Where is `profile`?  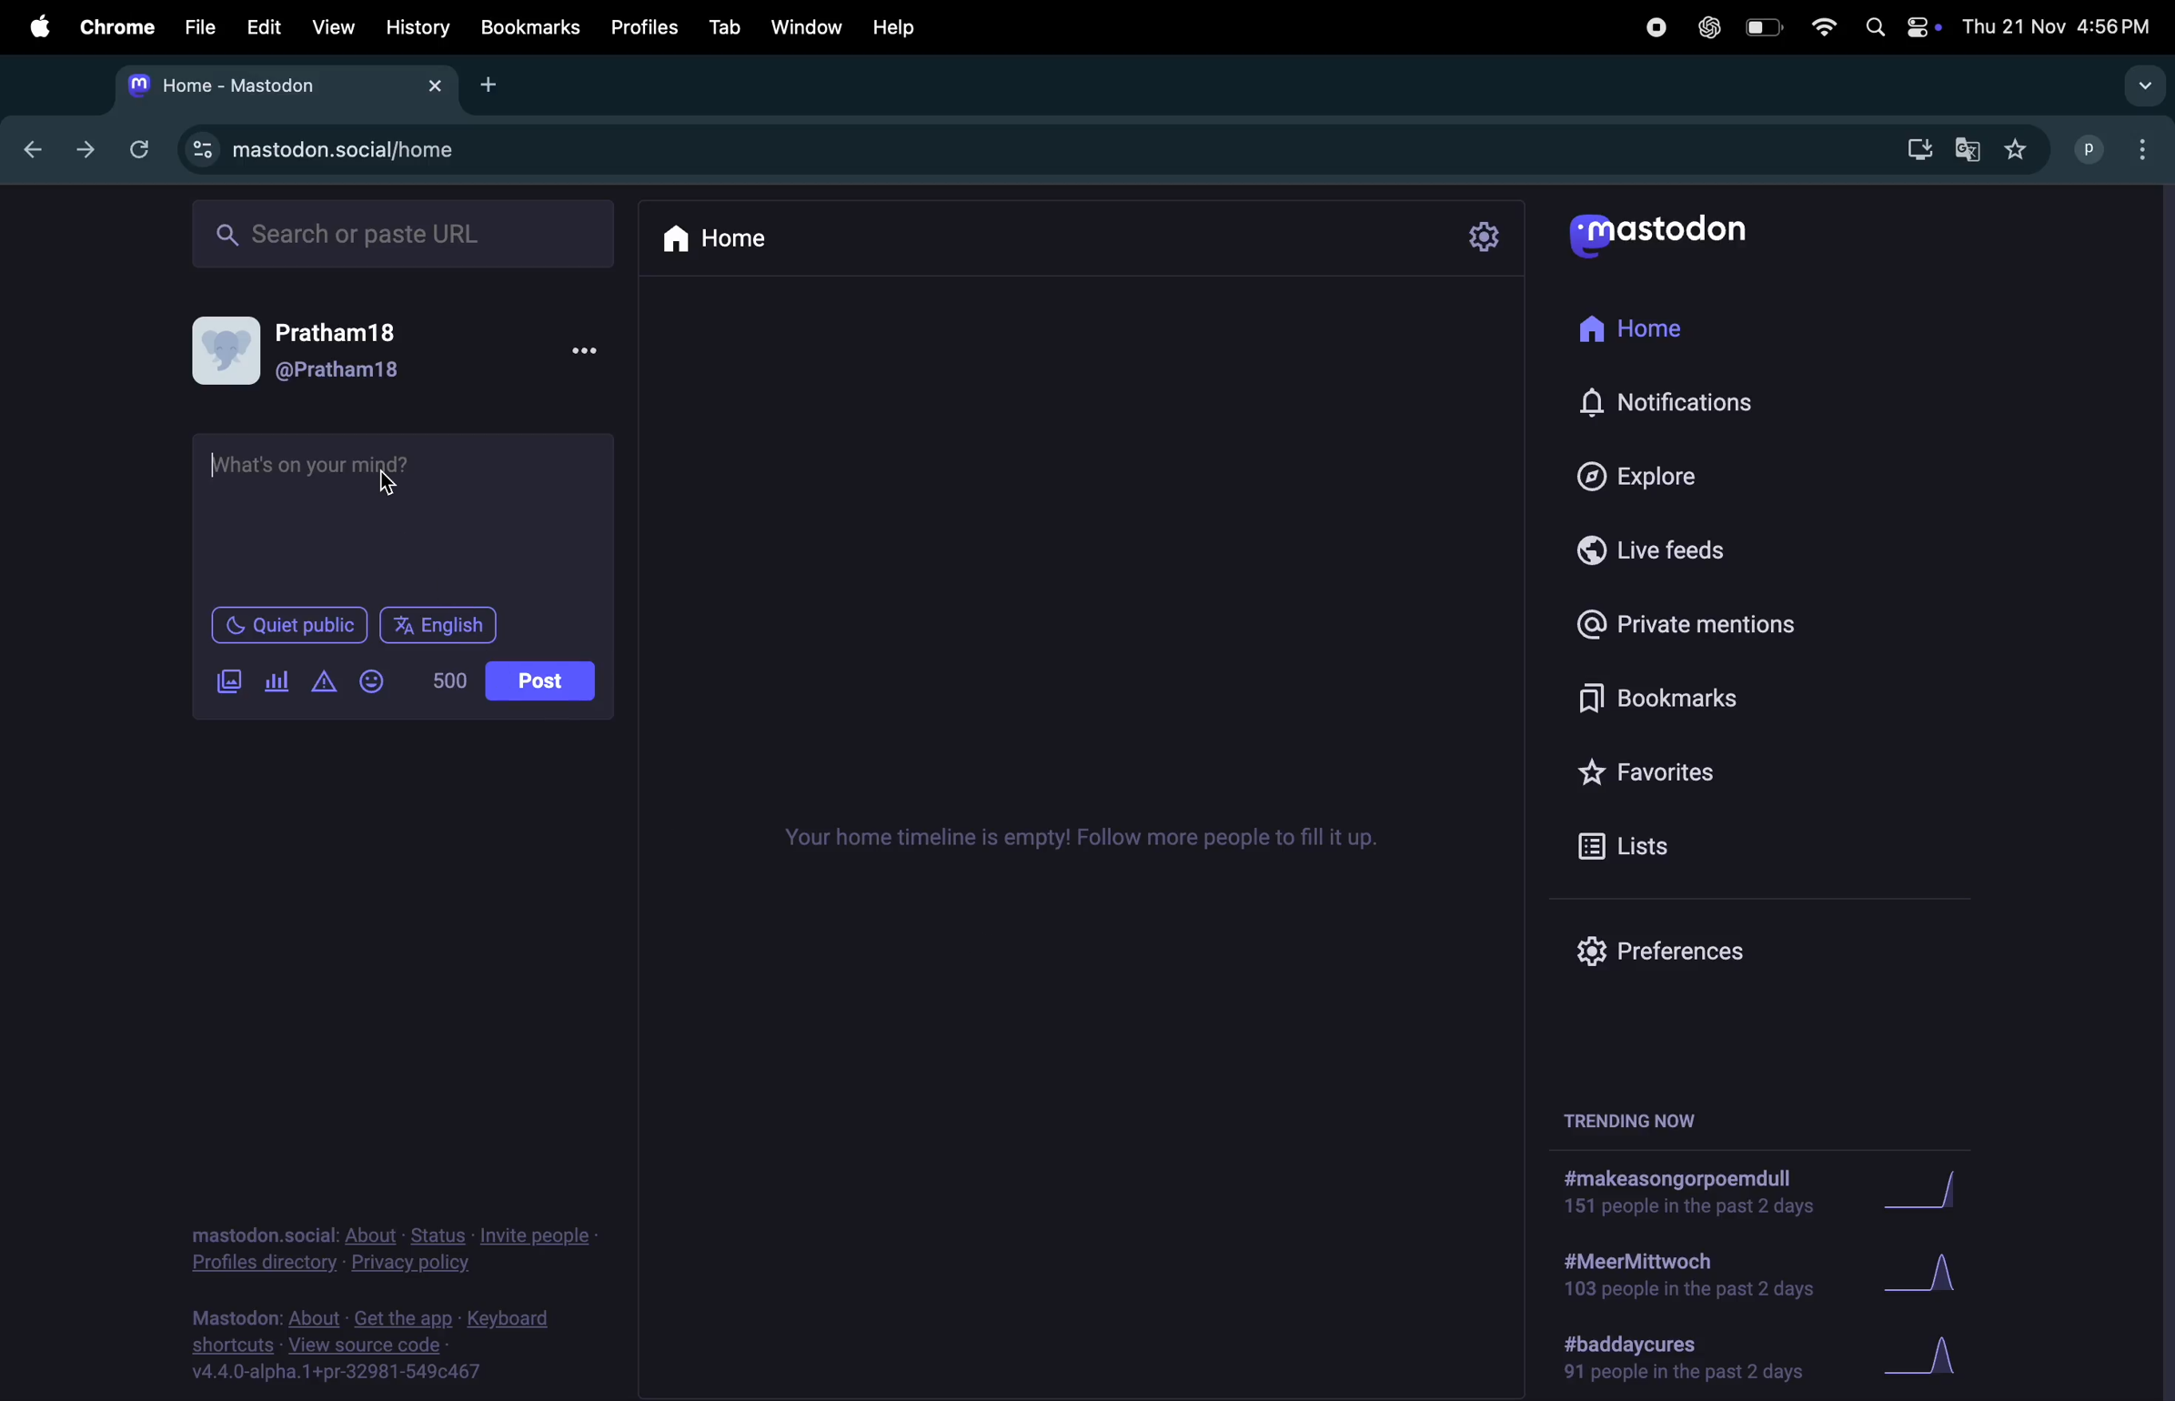 profile is located at coordinates (2081, 147).